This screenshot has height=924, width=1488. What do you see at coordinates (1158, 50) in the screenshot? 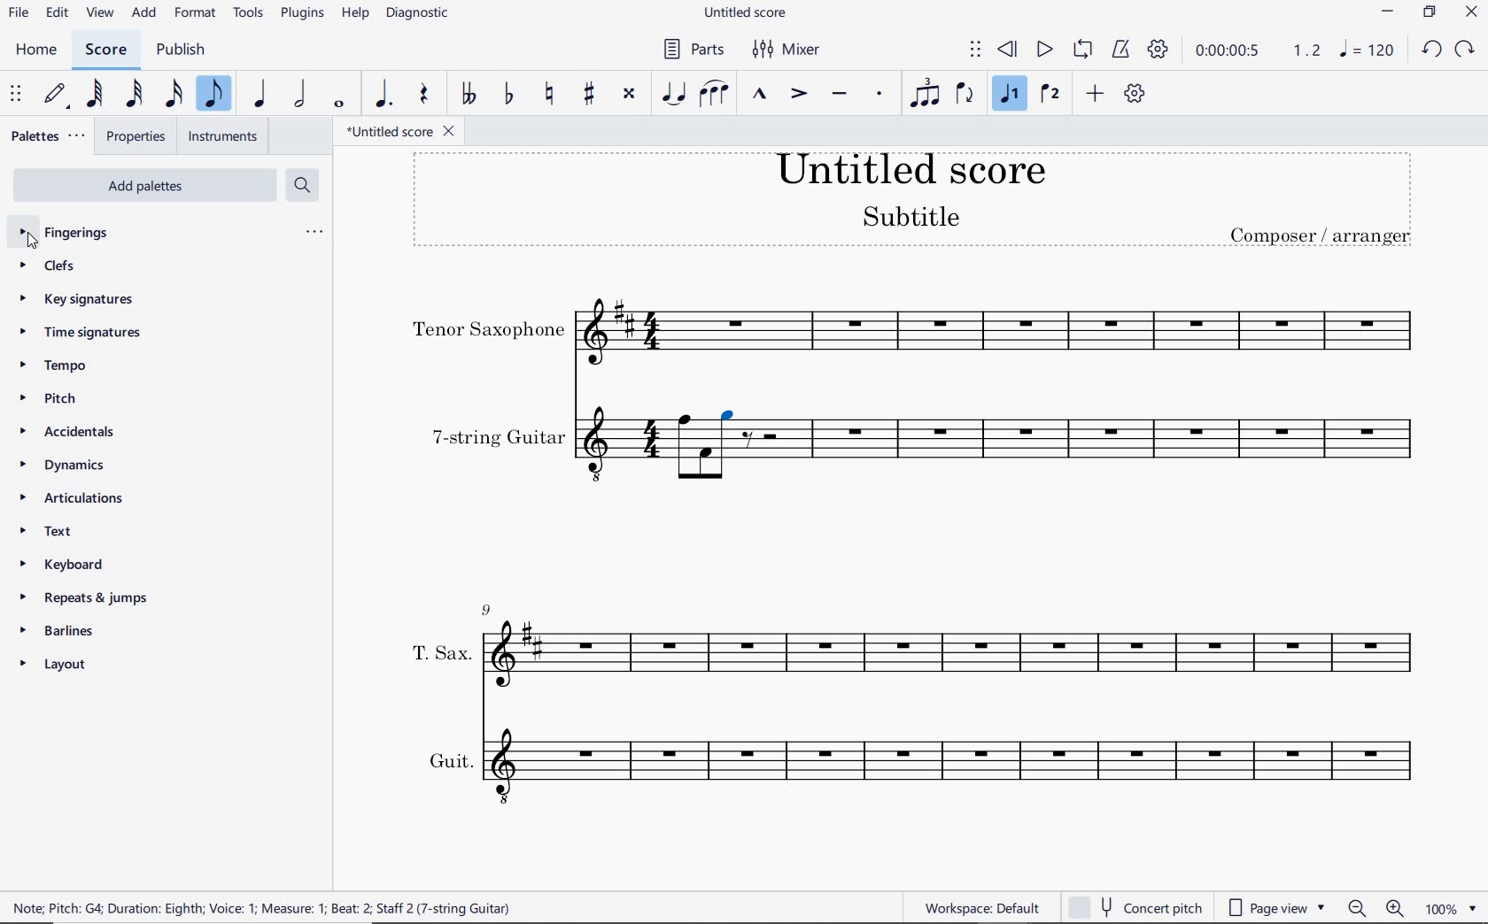
I see `PLAYBACK SETTINGS` at bounding box center [1158, 50].